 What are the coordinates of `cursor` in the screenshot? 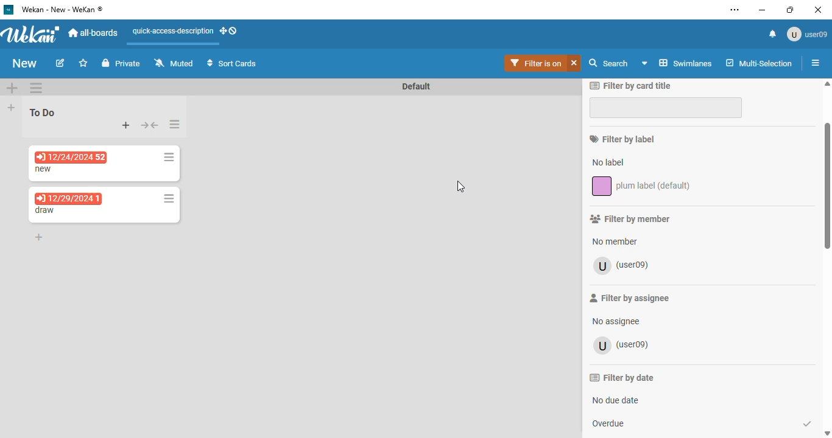 It's located at (461, 187).